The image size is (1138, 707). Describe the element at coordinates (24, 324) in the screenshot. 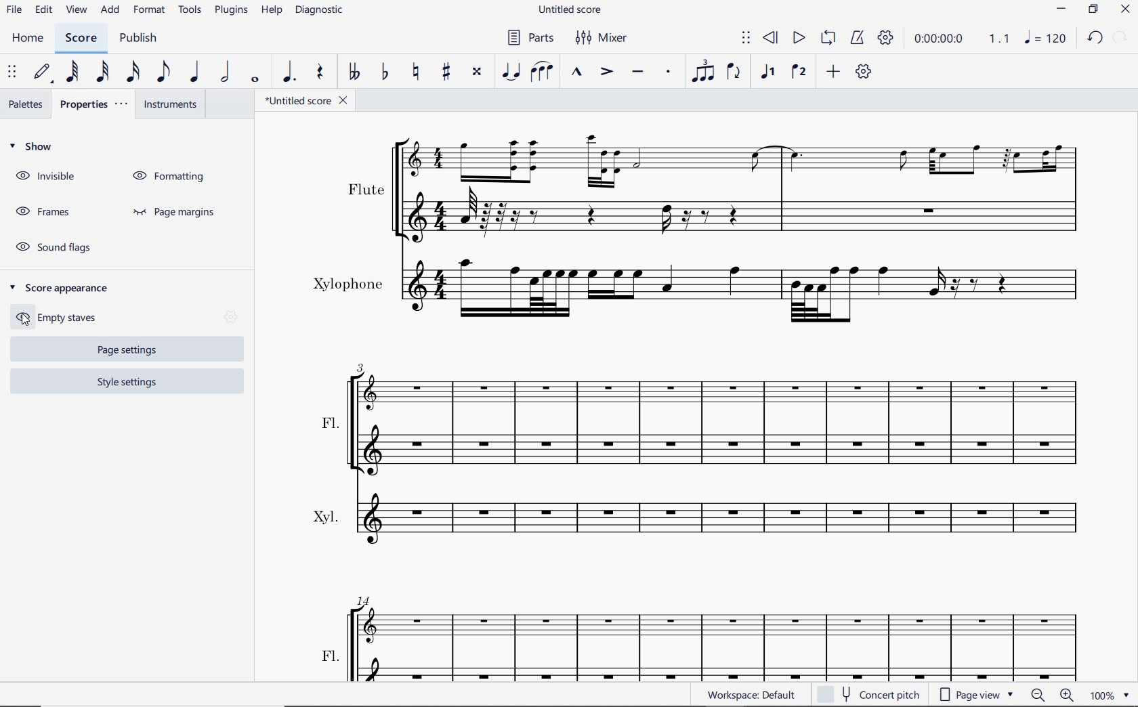

I see `cursor` at that location.